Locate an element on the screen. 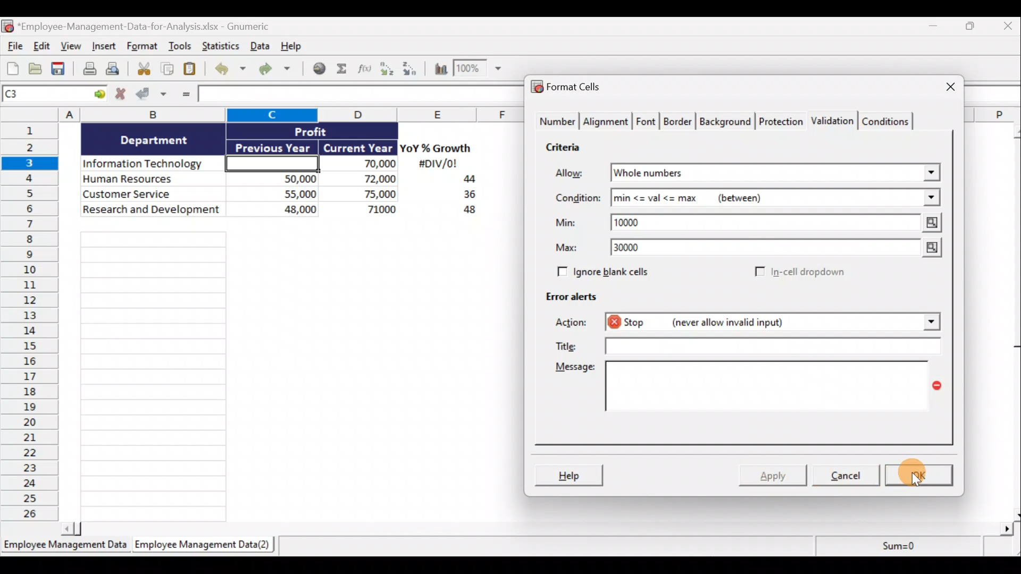  Columns is located at coordinates (266, 114).